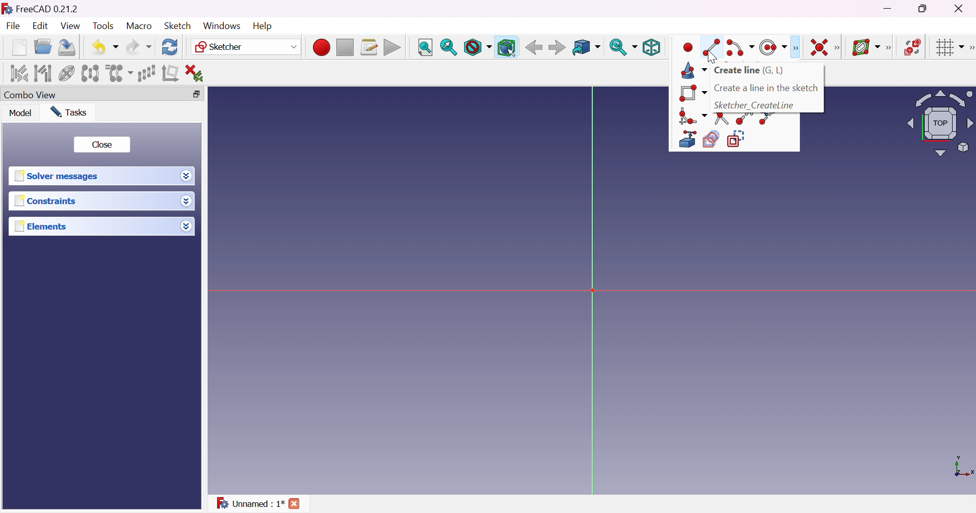  What do you see at coordinates (557, 48) in the screenshot?
I see `Forward` at bounding box center [557, 48].